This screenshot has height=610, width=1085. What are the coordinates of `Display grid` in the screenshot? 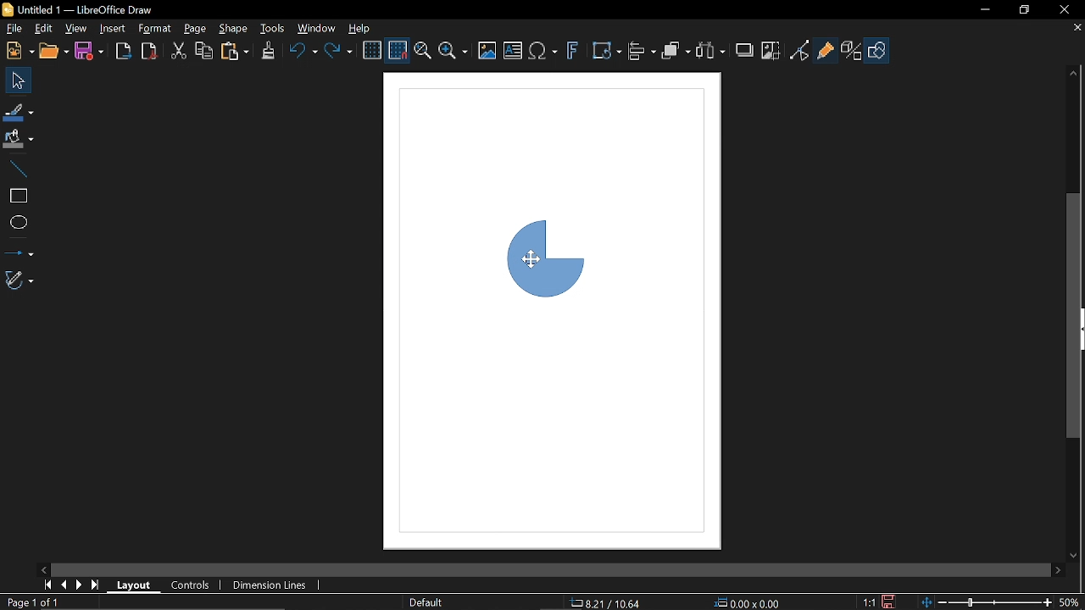 It's located at (373, 53).